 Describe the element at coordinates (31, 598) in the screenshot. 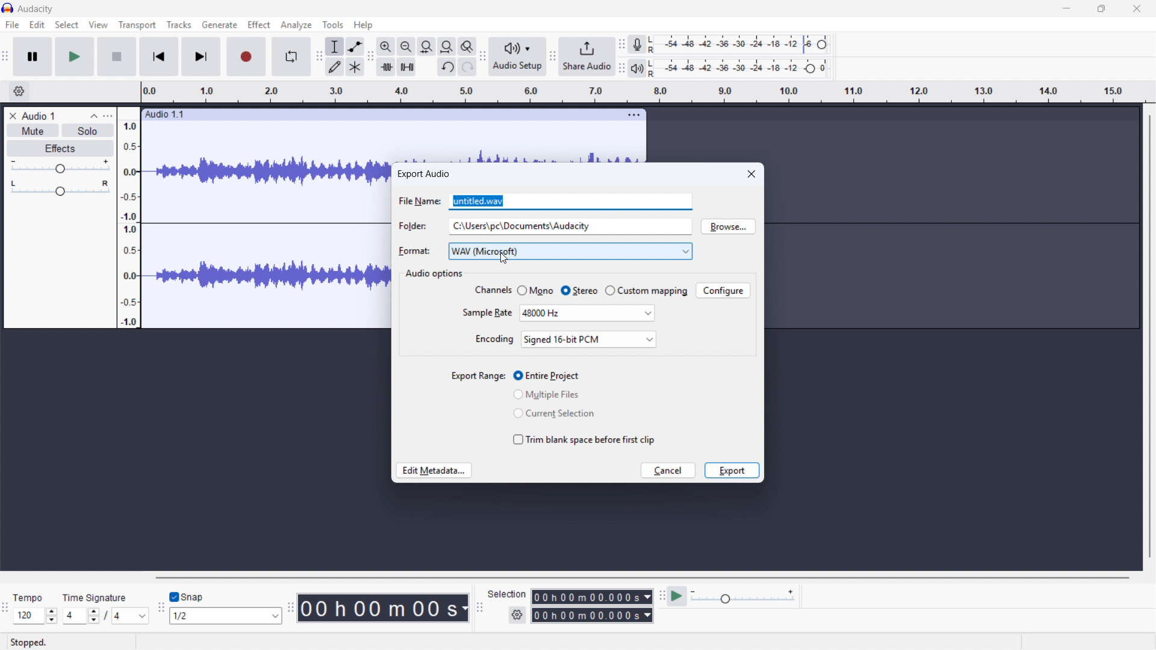

I see `tempo` at that location.